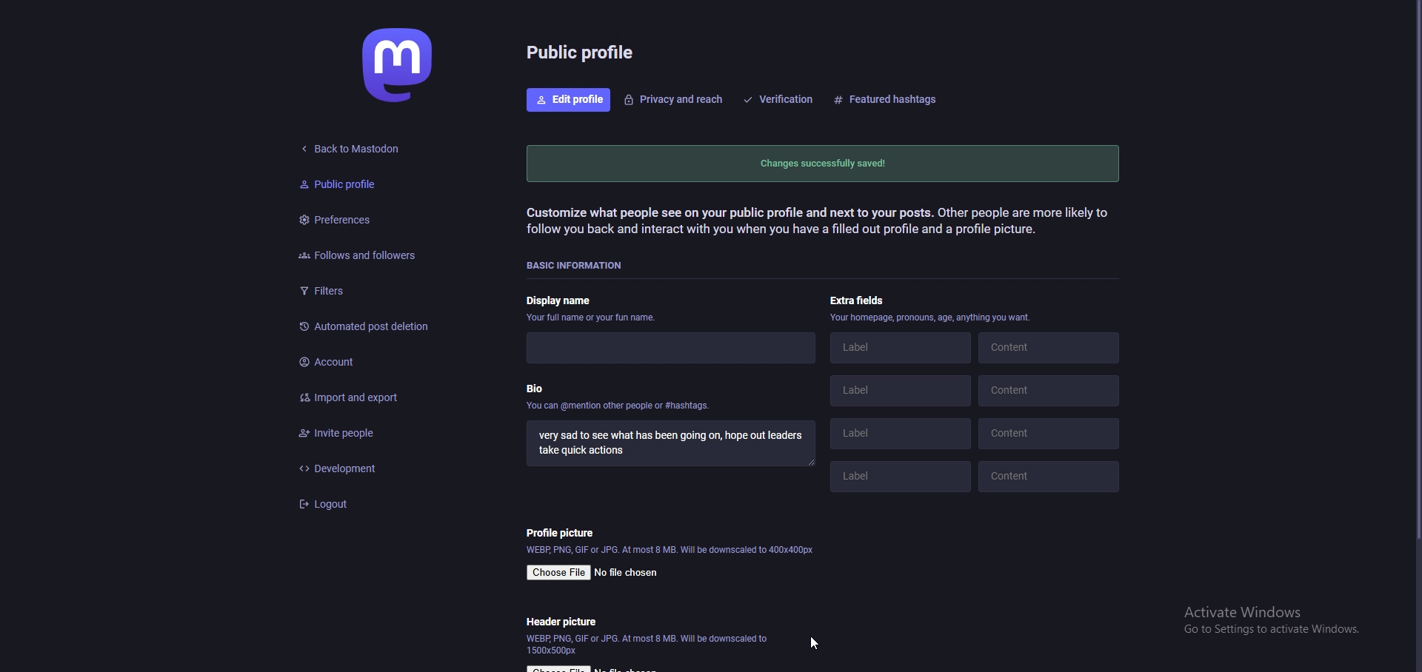 Image resolution: width=1422 pixels, height=672 pixels. What do you see at coordinates (890, 99) in the screenshot?
I see `featurd hashtags` at bounding box center [890, 99].